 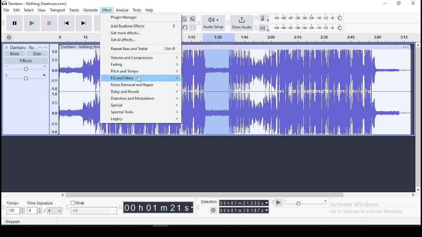 What do you see at coordinates (7, 47) in the screenshot?
I see `delete track` at bounding box center [7, 47].